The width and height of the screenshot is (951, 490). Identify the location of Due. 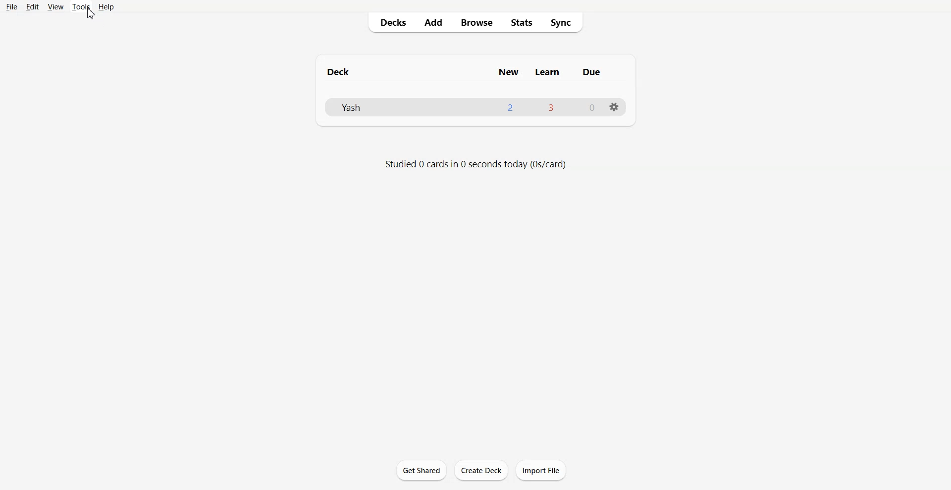
(590, 73).